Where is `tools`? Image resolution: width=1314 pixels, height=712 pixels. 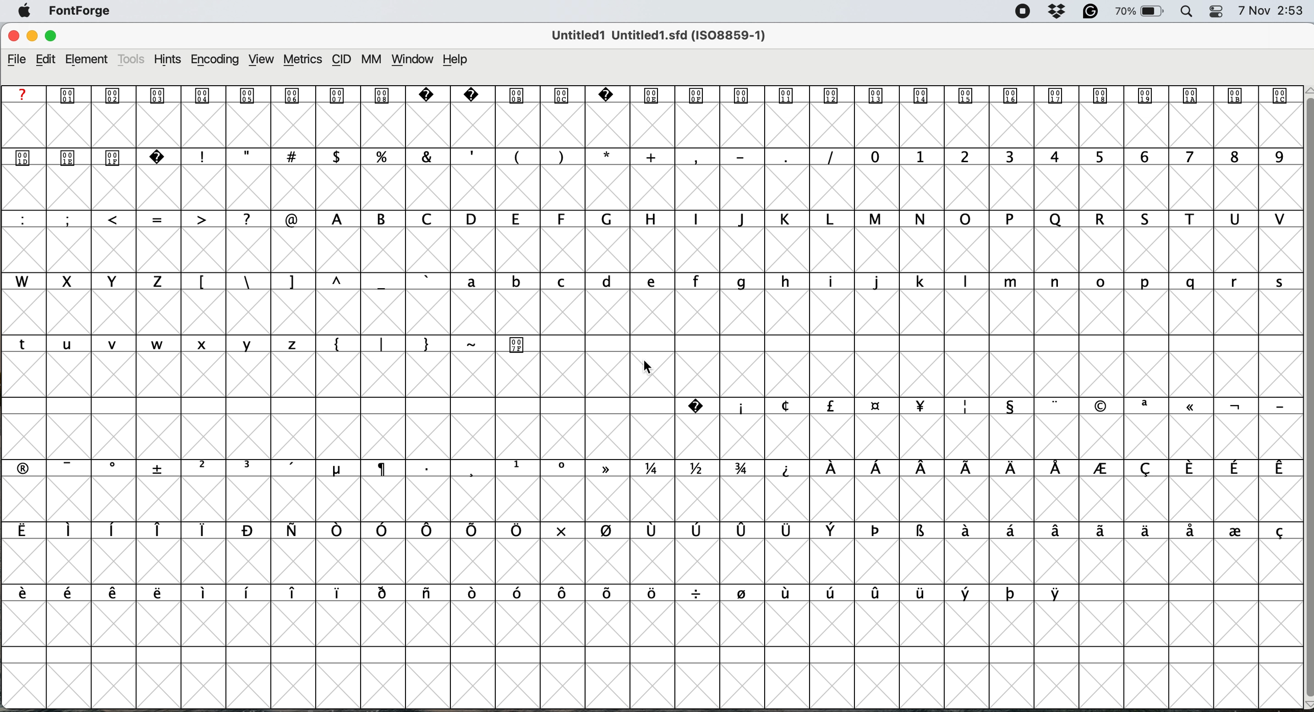
tools is located at coordinates (133, 59).